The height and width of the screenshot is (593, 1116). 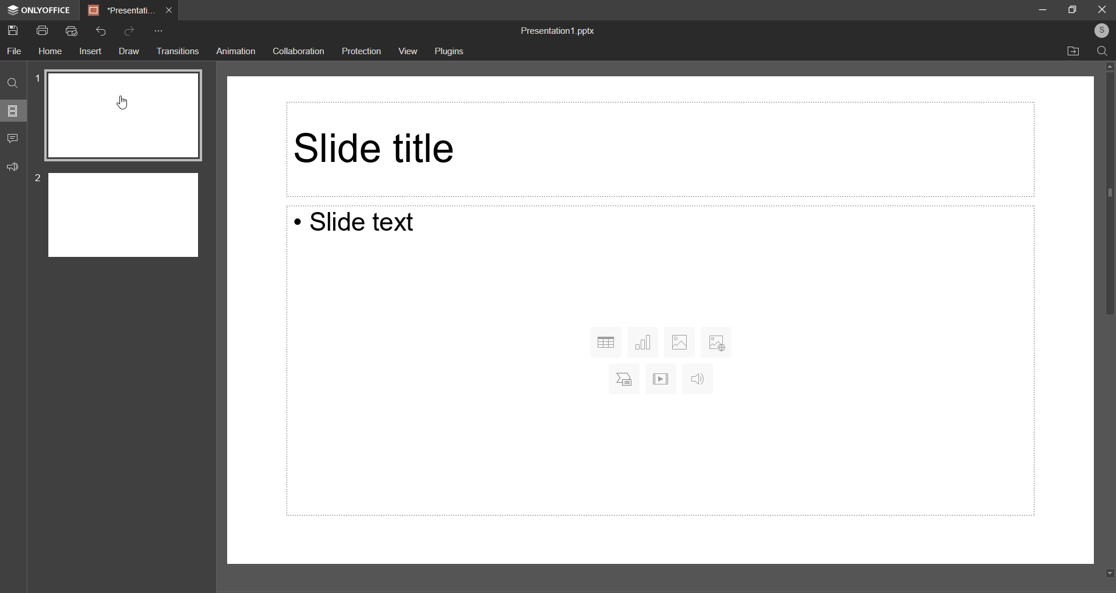 I want to click on Logo, so click(x=37, y=11).